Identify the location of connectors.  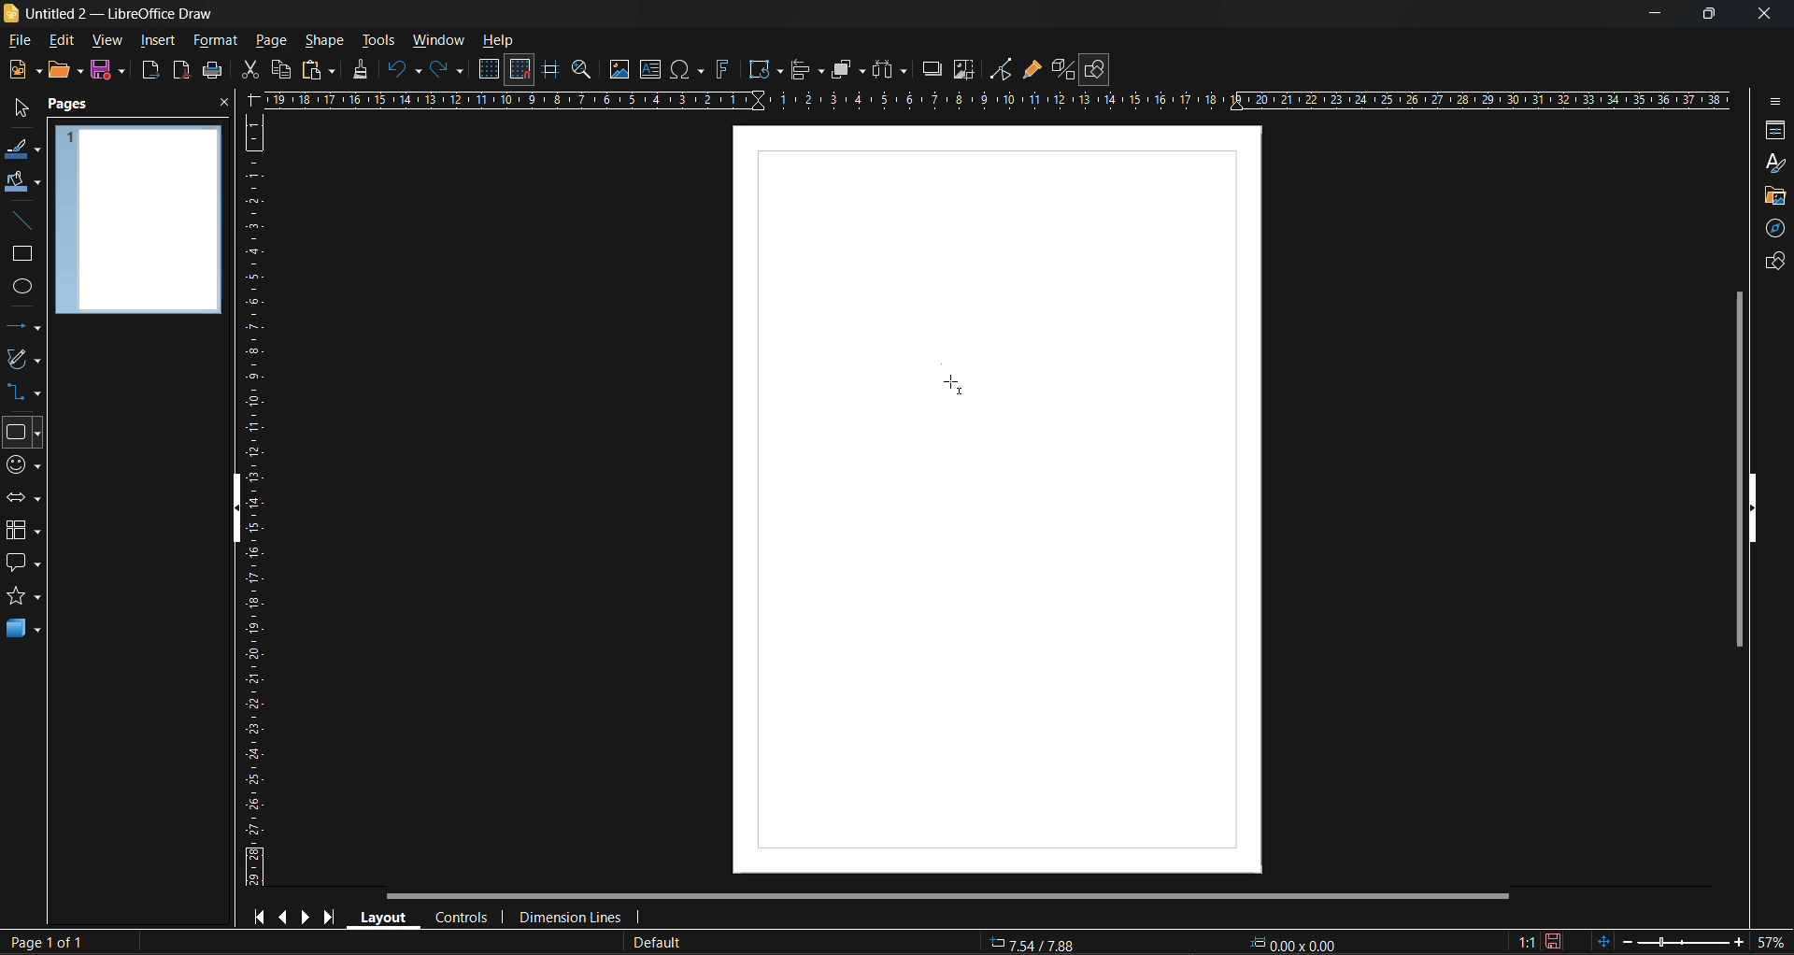
(21, 391).